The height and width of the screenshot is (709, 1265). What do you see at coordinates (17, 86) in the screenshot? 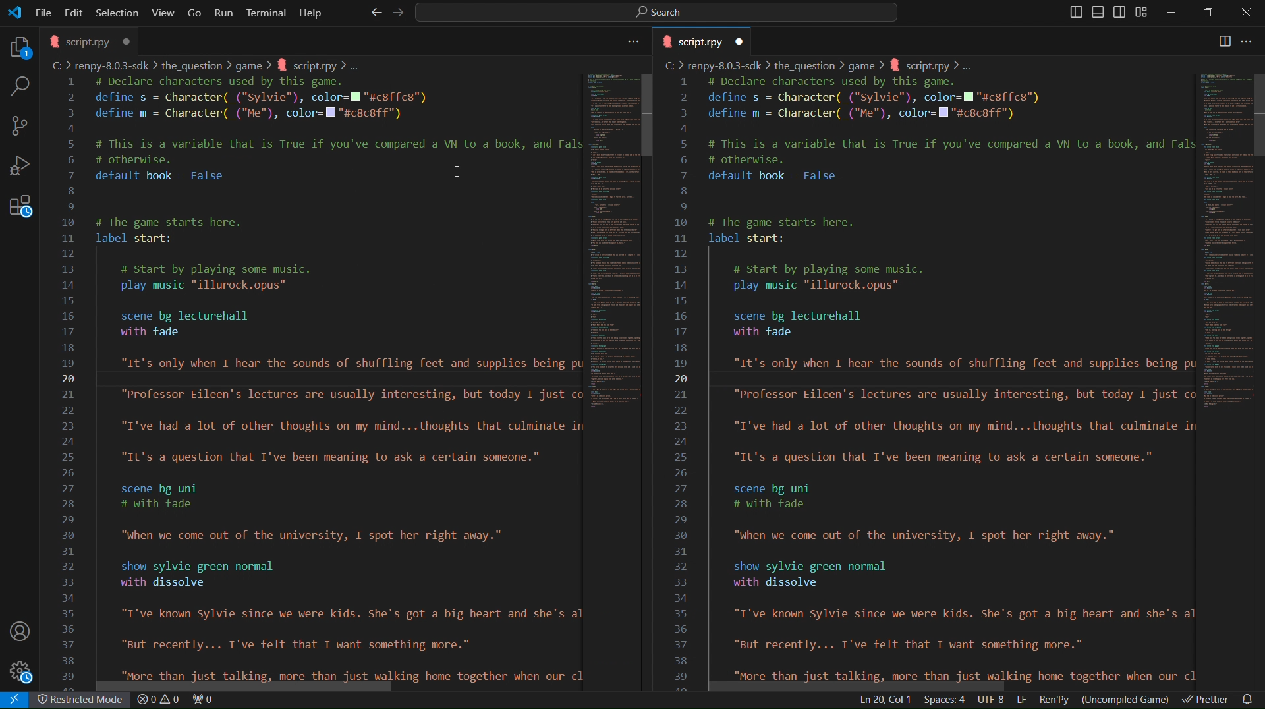
I see `Search` at bounding box center [17, 86].